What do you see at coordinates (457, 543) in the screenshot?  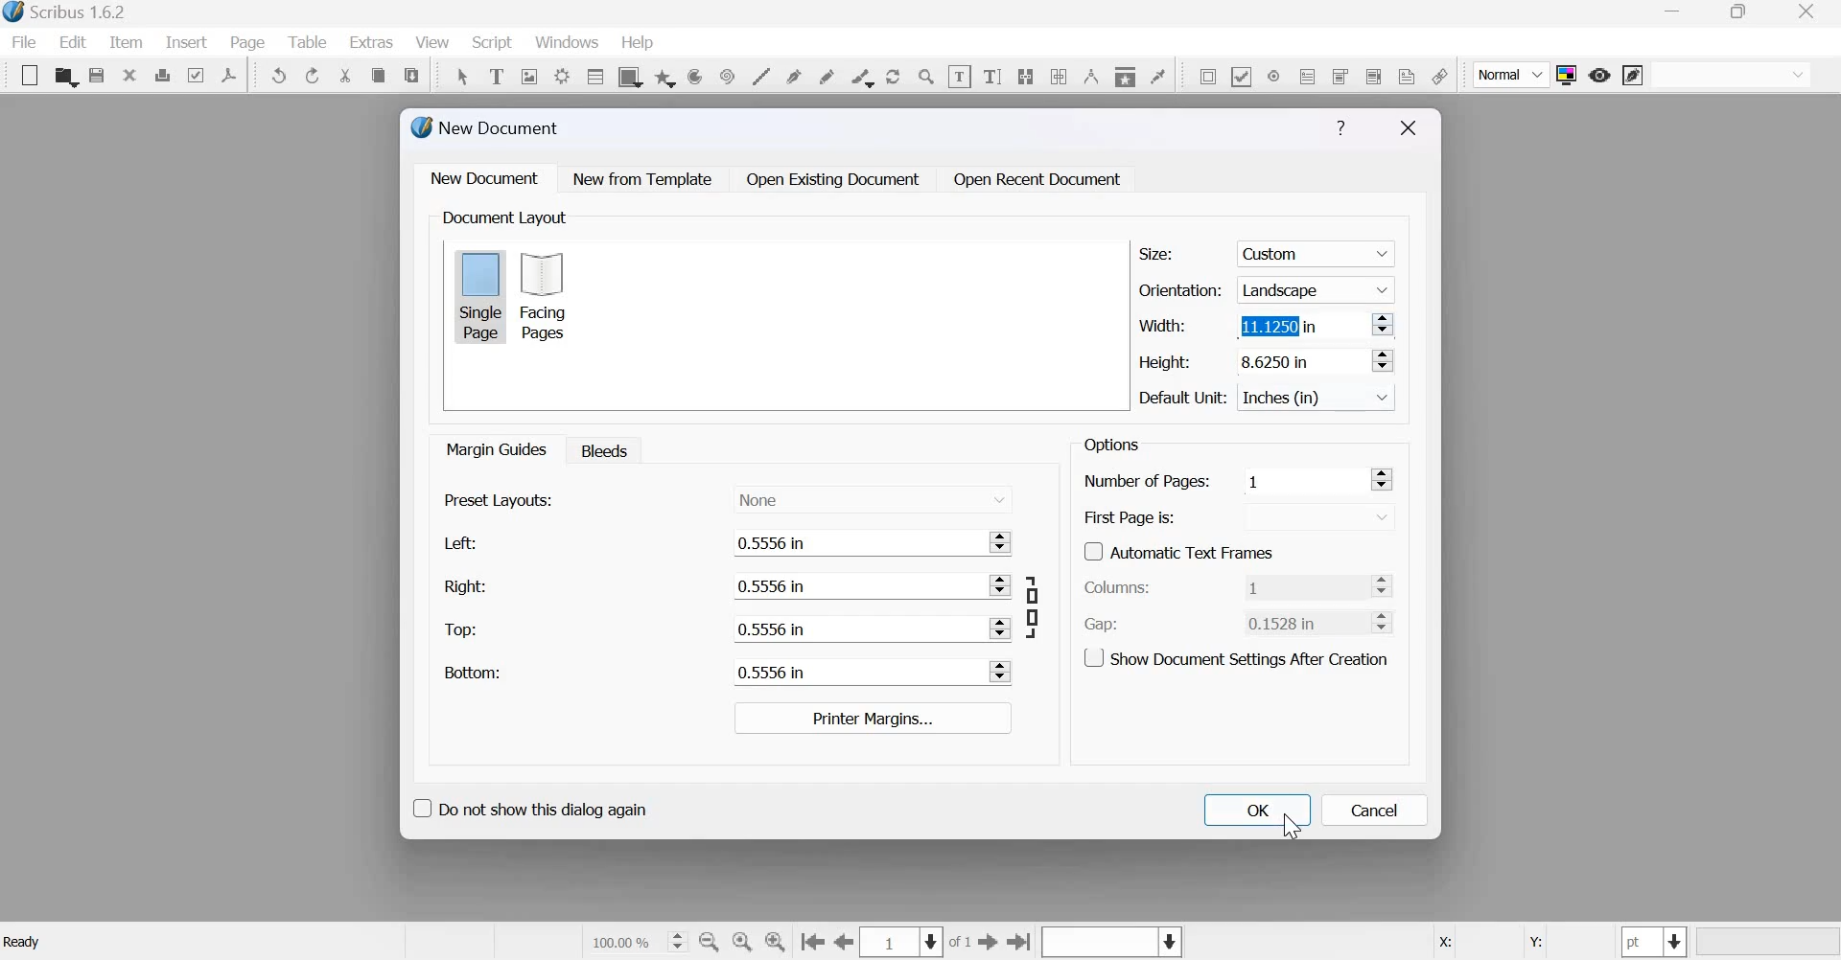 I see `Left:` at bounding box center [457, 543].